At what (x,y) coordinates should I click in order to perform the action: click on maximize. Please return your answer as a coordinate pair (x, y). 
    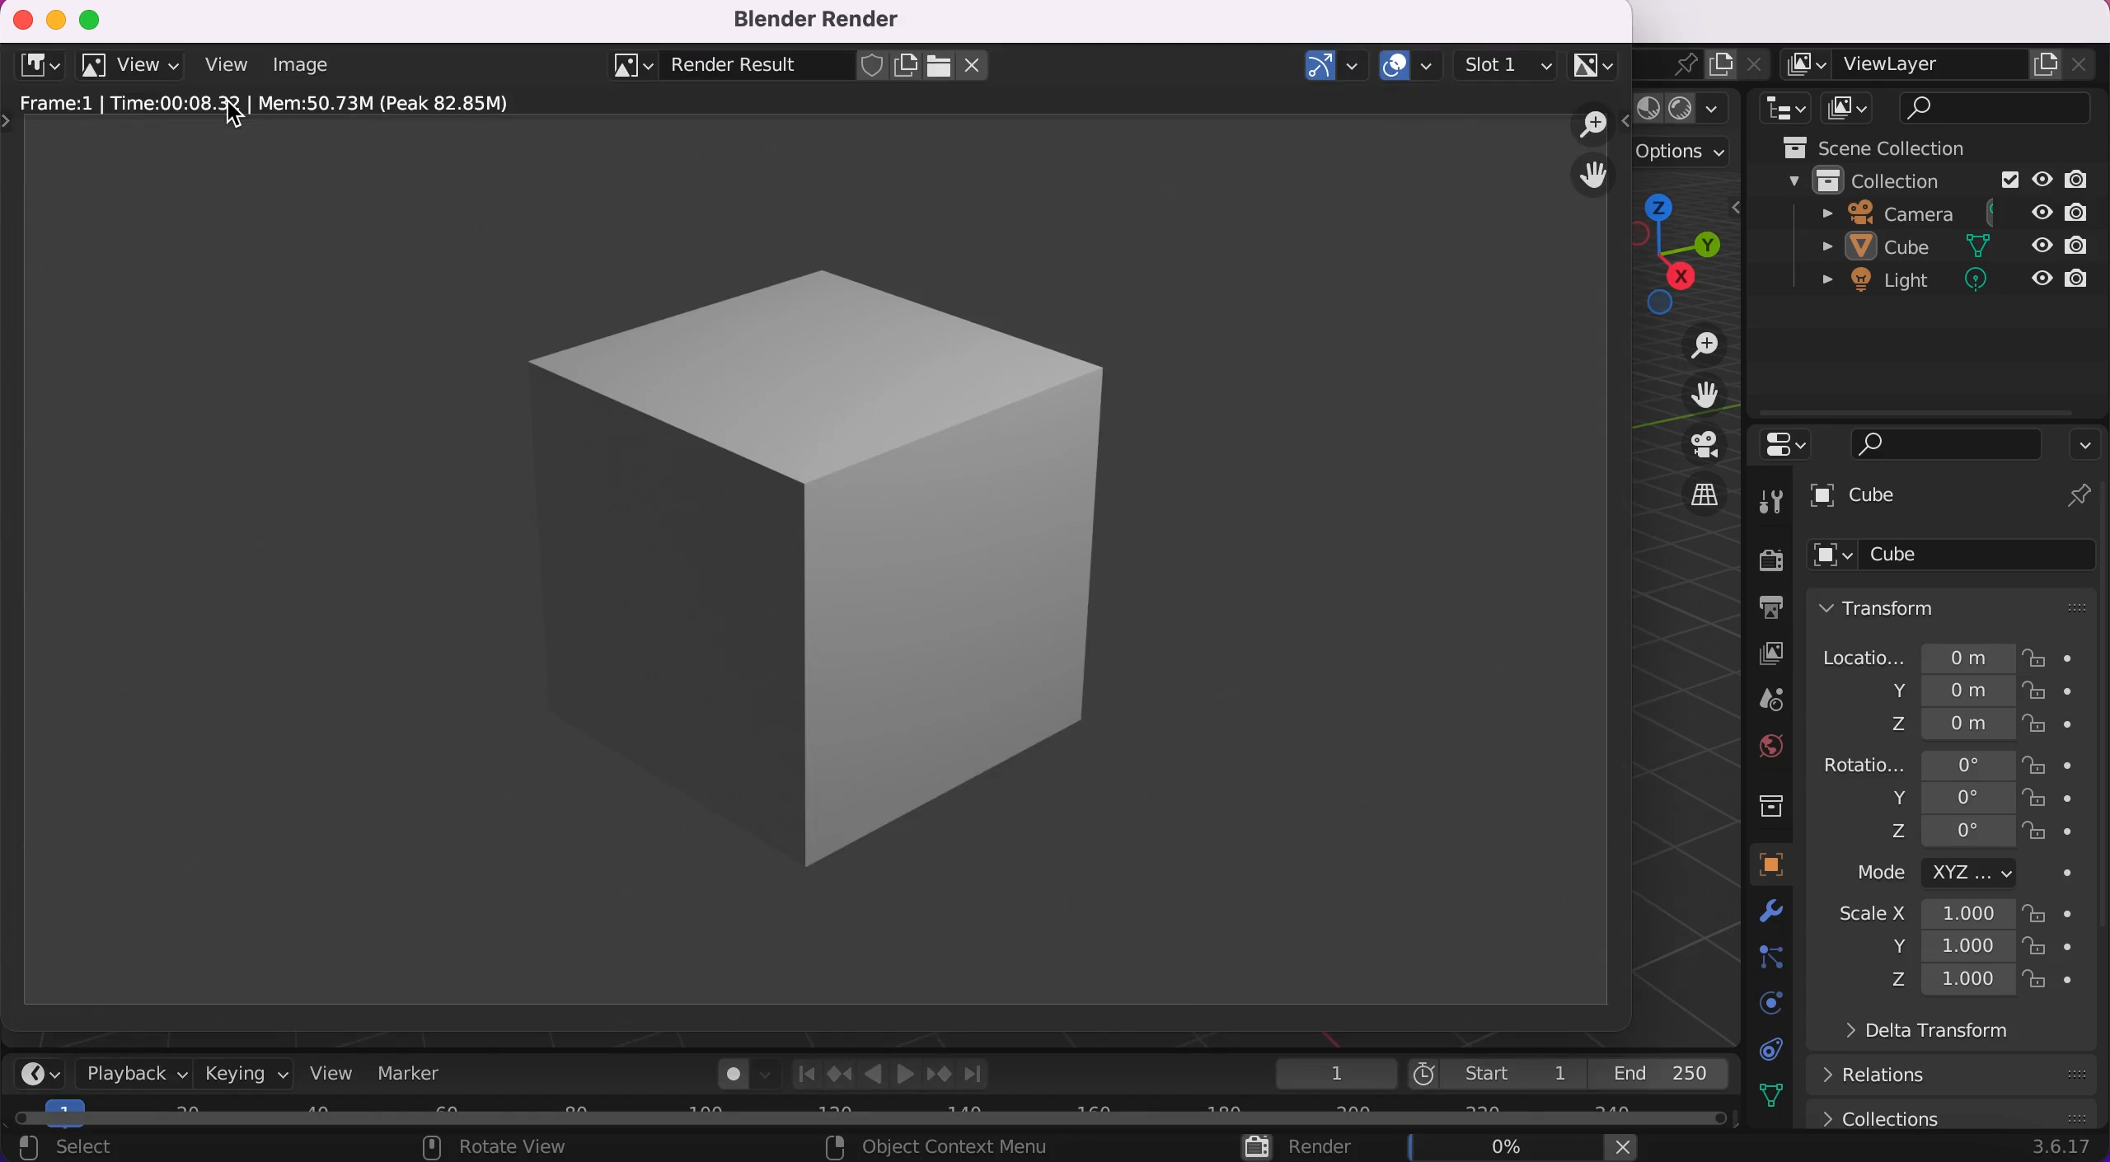
    Looking at the image, I should click on (87, 20).